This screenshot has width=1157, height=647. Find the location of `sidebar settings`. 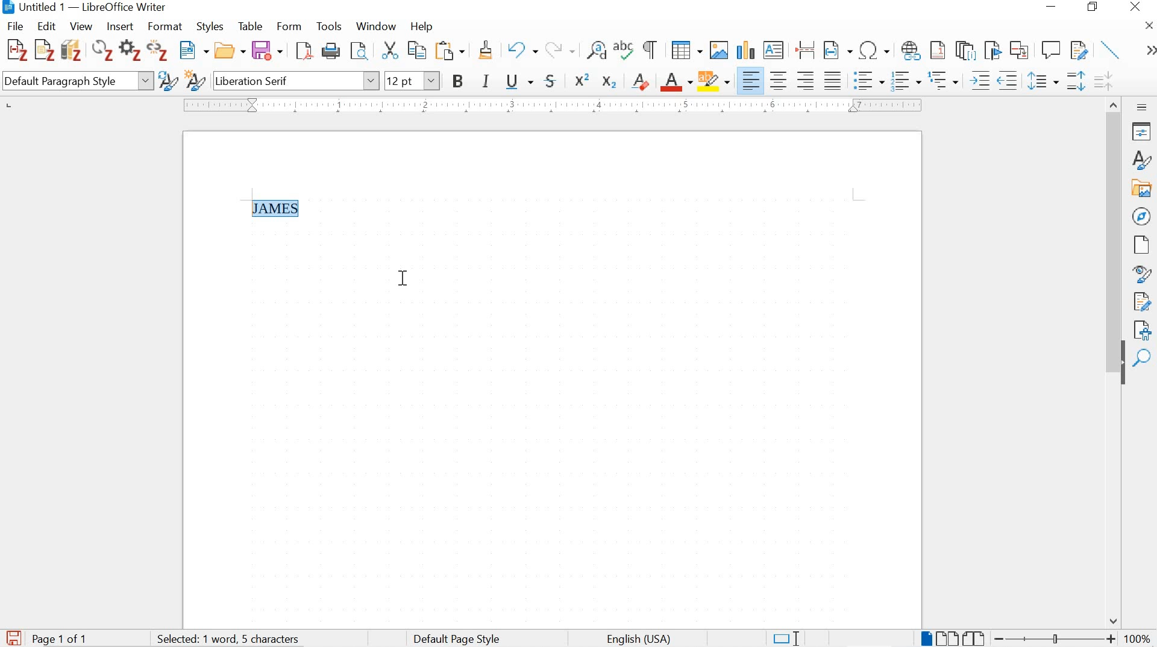

sidebar settings is located at coordinates (1143, 107).